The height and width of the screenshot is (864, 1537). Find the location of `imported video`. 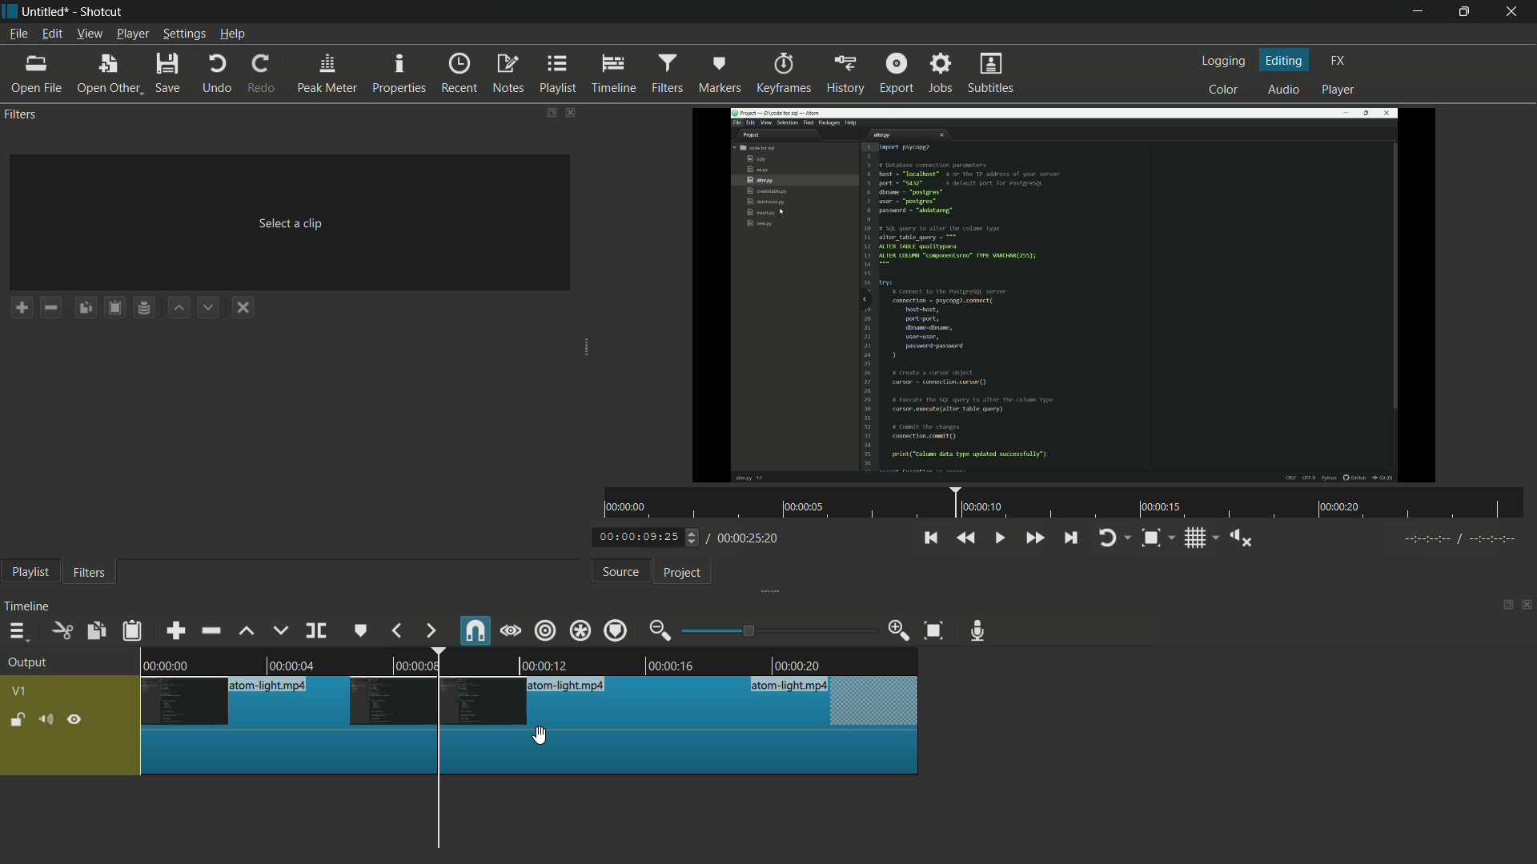

imported video is located at coordinates (1068, 295).